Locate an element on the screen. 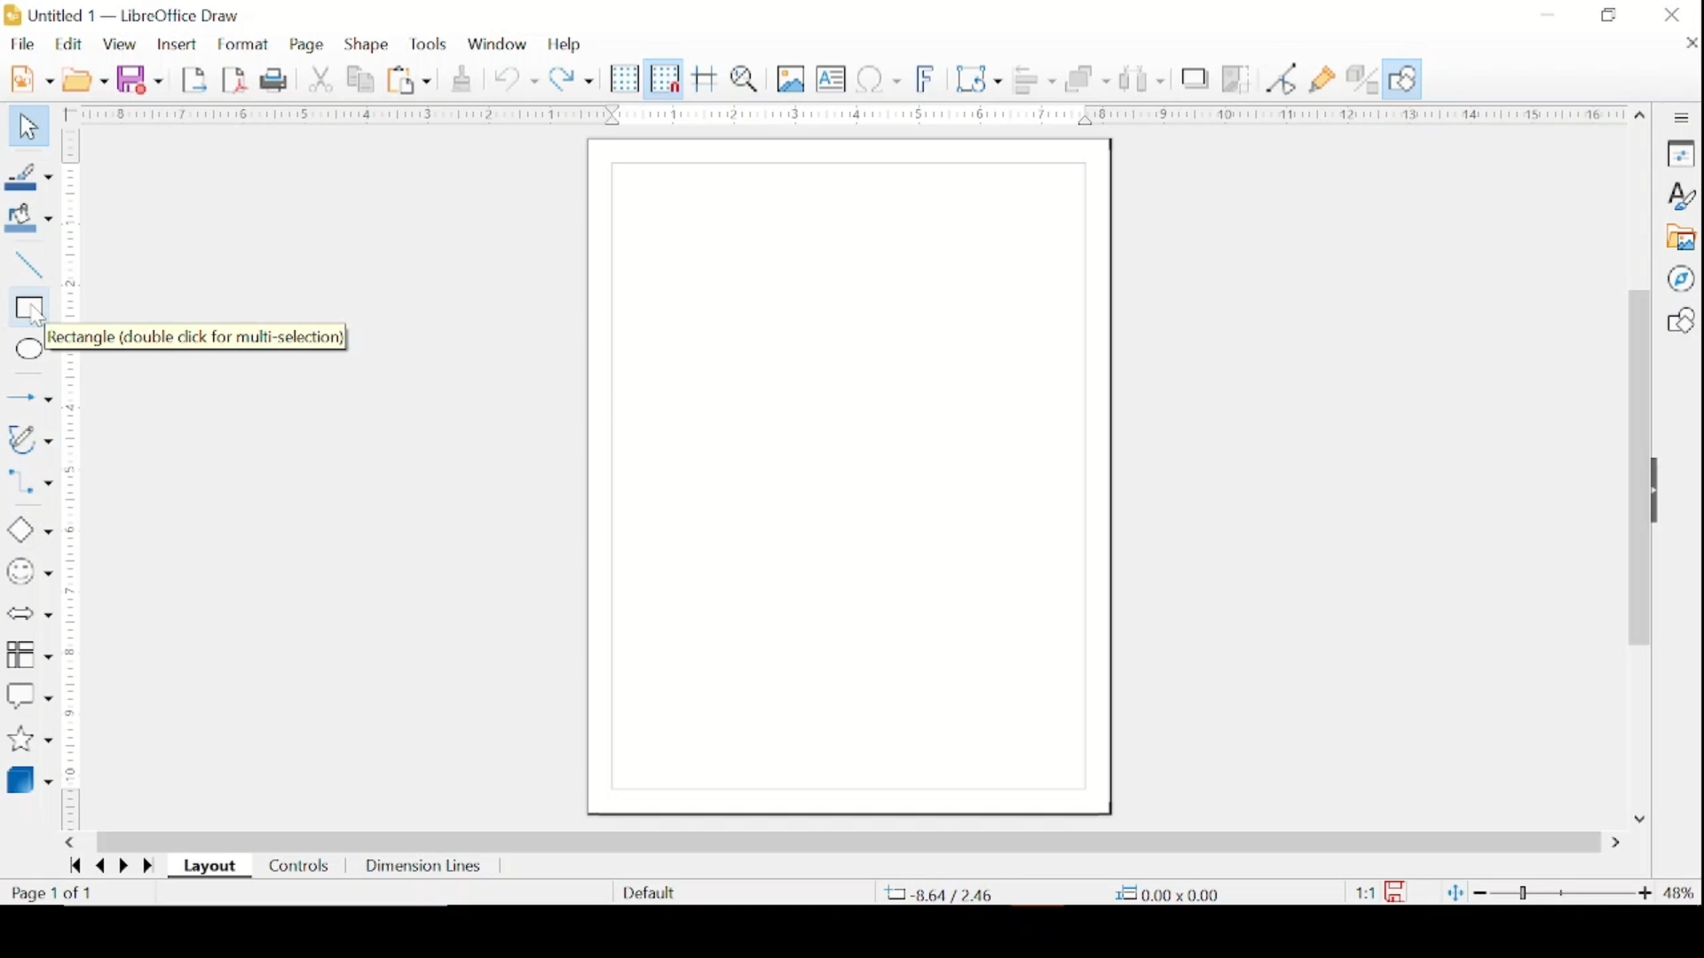 The height and width of the screenshot is (958, 1704). this document has been modified is located at coordinates (1381, 892).